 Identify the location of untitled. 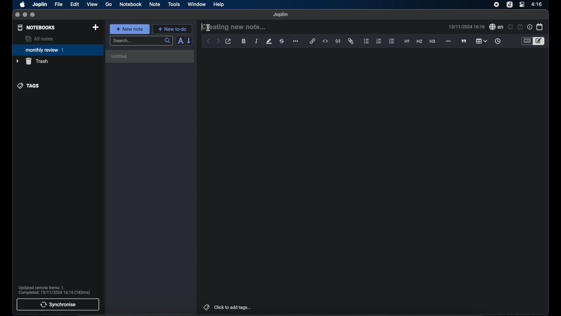
(120, 56).